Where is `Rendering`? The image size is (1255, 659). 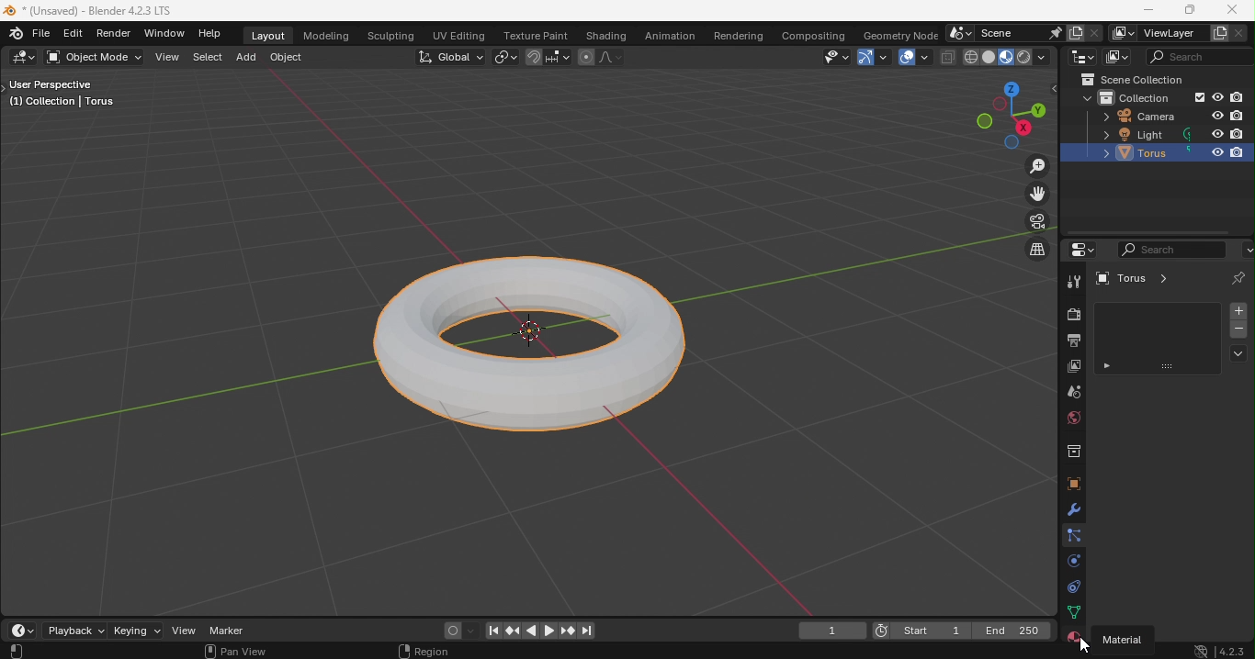 Rendering is located at coordinates (739, 34).